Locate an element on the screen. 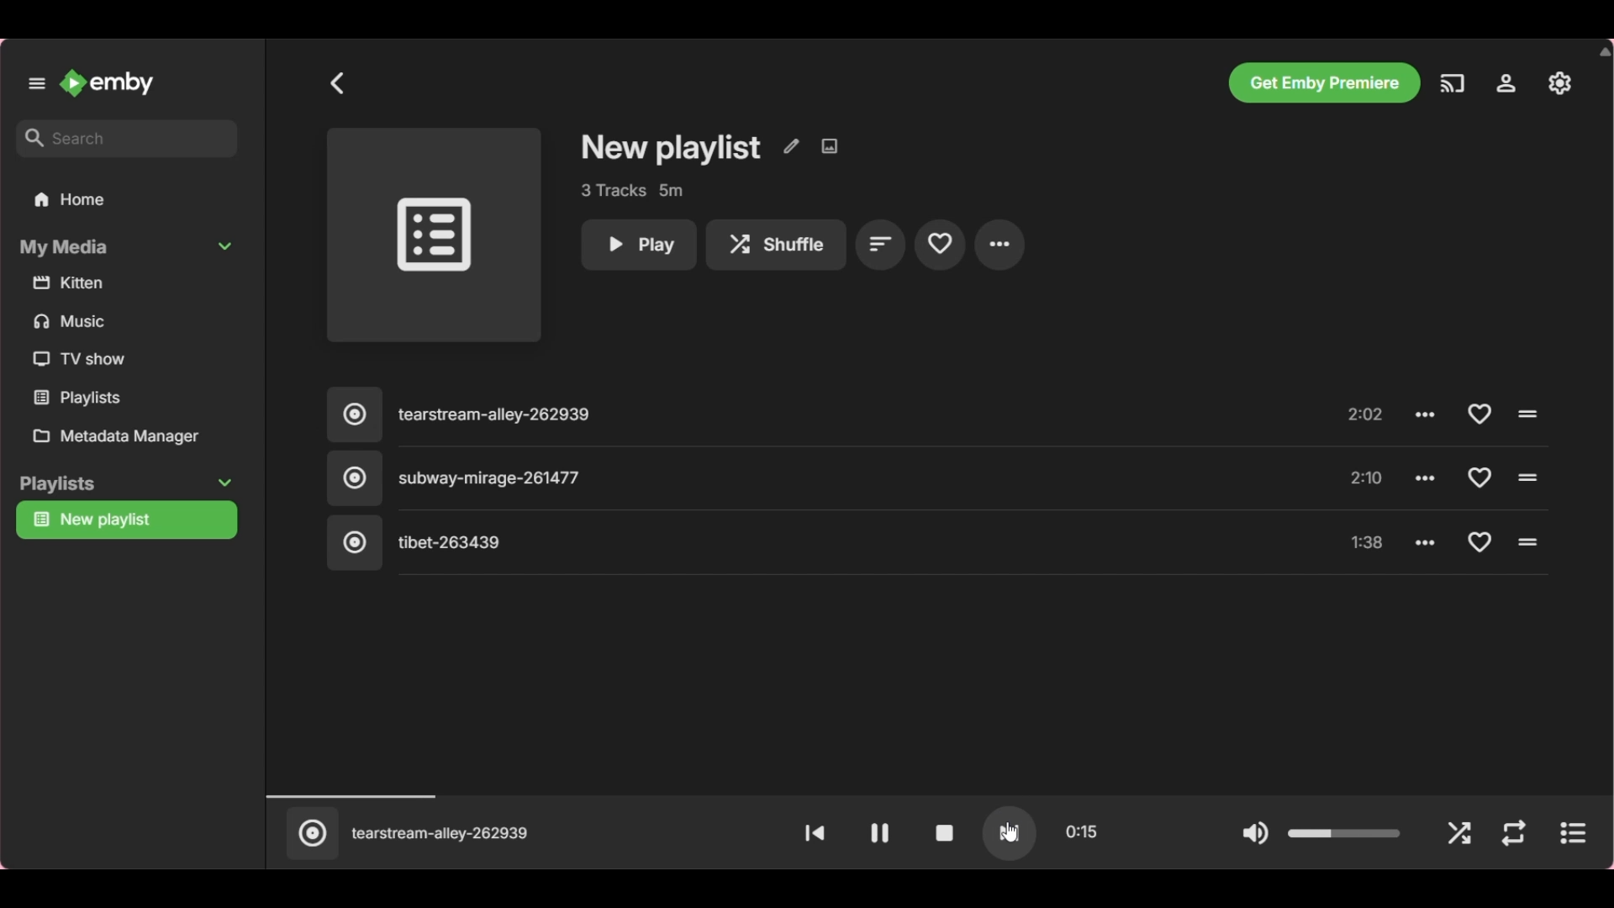  Add to favorite is located at coordinates (1479, 543).